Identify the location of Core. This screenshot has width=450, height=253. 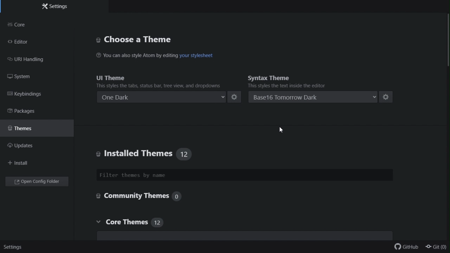
(21, 23).